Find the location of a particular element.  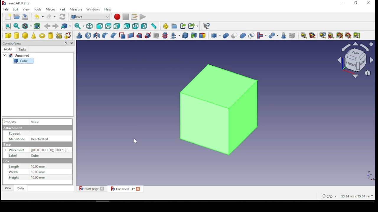

fit selection is located at coordinates (17, 26).